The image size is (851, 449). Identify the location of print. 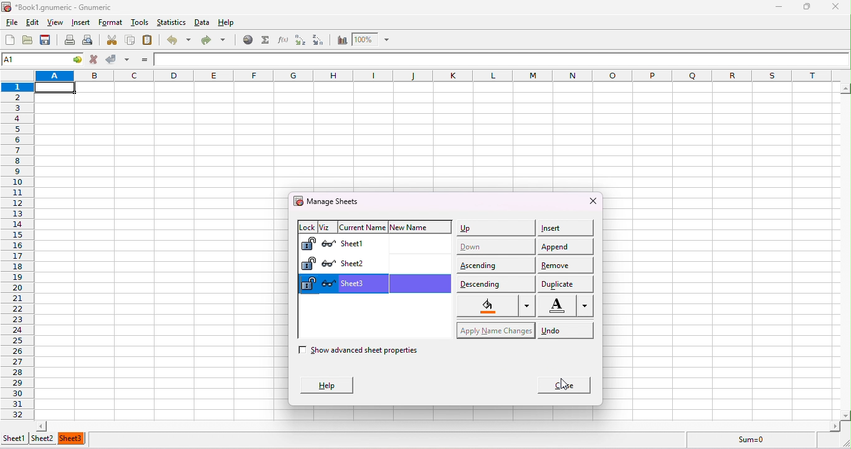
(70, 41).